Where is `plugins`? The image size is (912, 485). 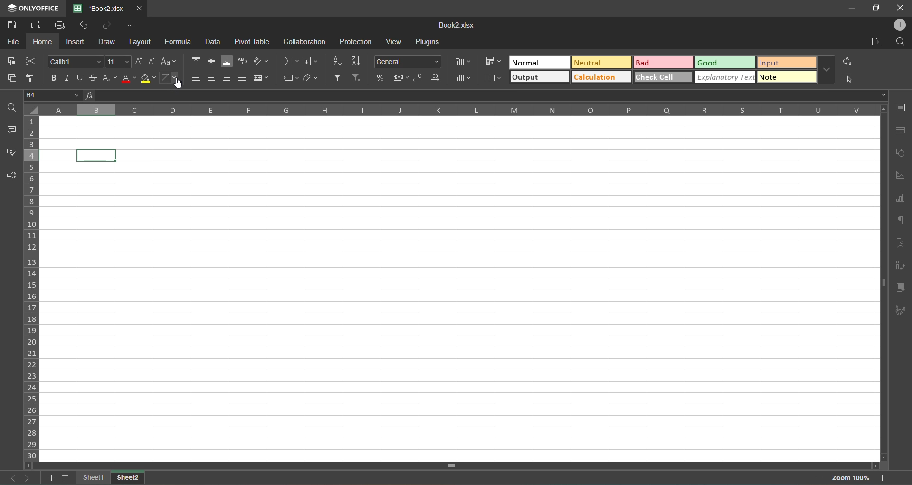 plugins is located at coordinates (427, 42).